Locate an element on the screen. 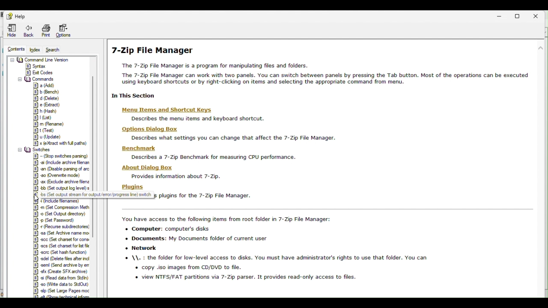 The width and height of the screenshot is (548, 308). options dialog box is located at coordinates (152, 130).